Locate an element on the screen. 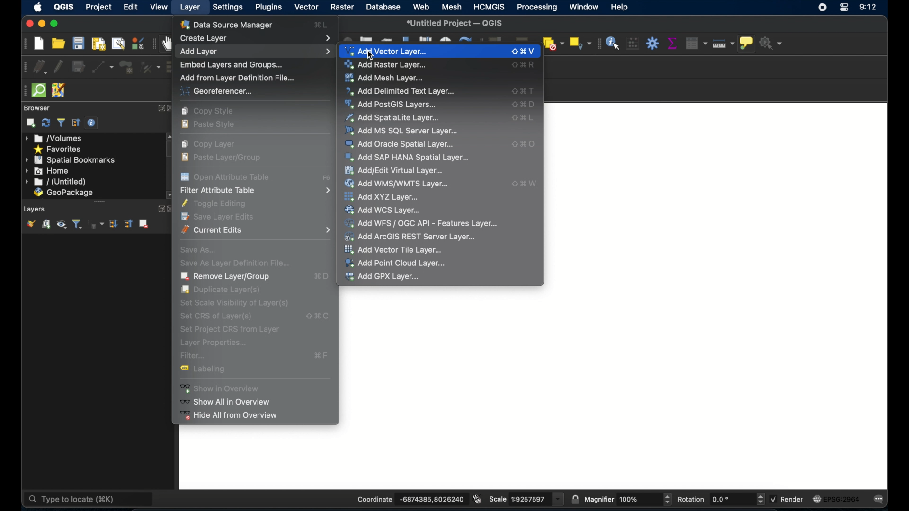  screen recorder icon is located at coordinates (822, 7).